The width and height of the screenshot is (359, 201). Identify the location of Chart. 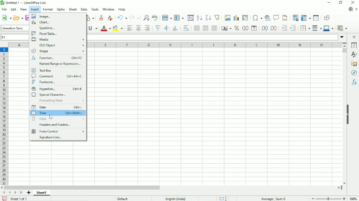
(42, 23).